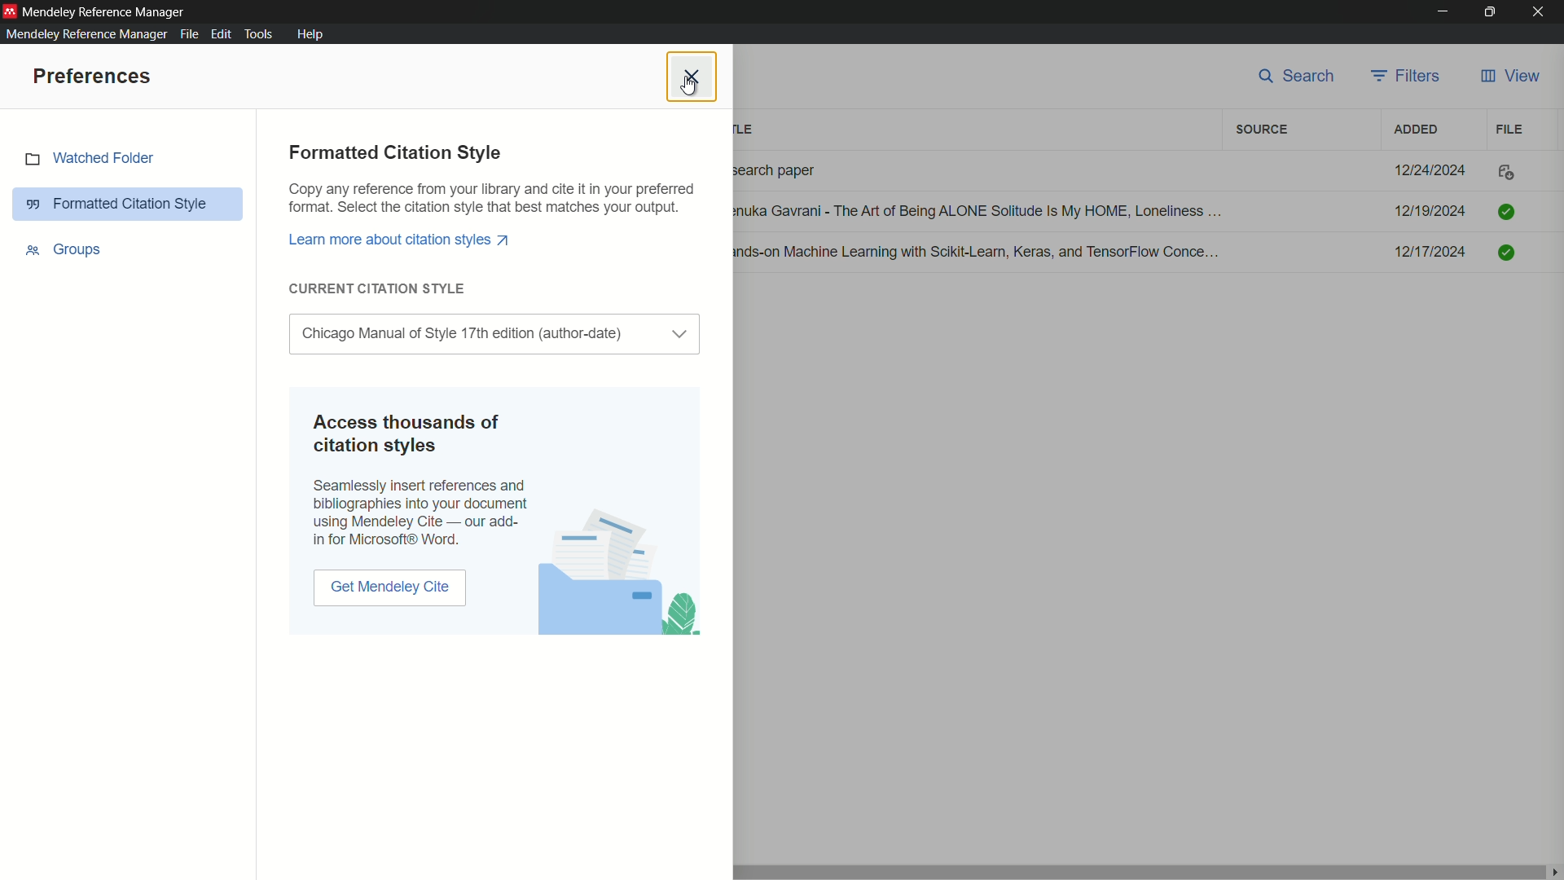 The height and width of the screenshot is (880, 1564). Describe the element at coordinates (1413, 129) in the screenshot. I see `added` at that location.